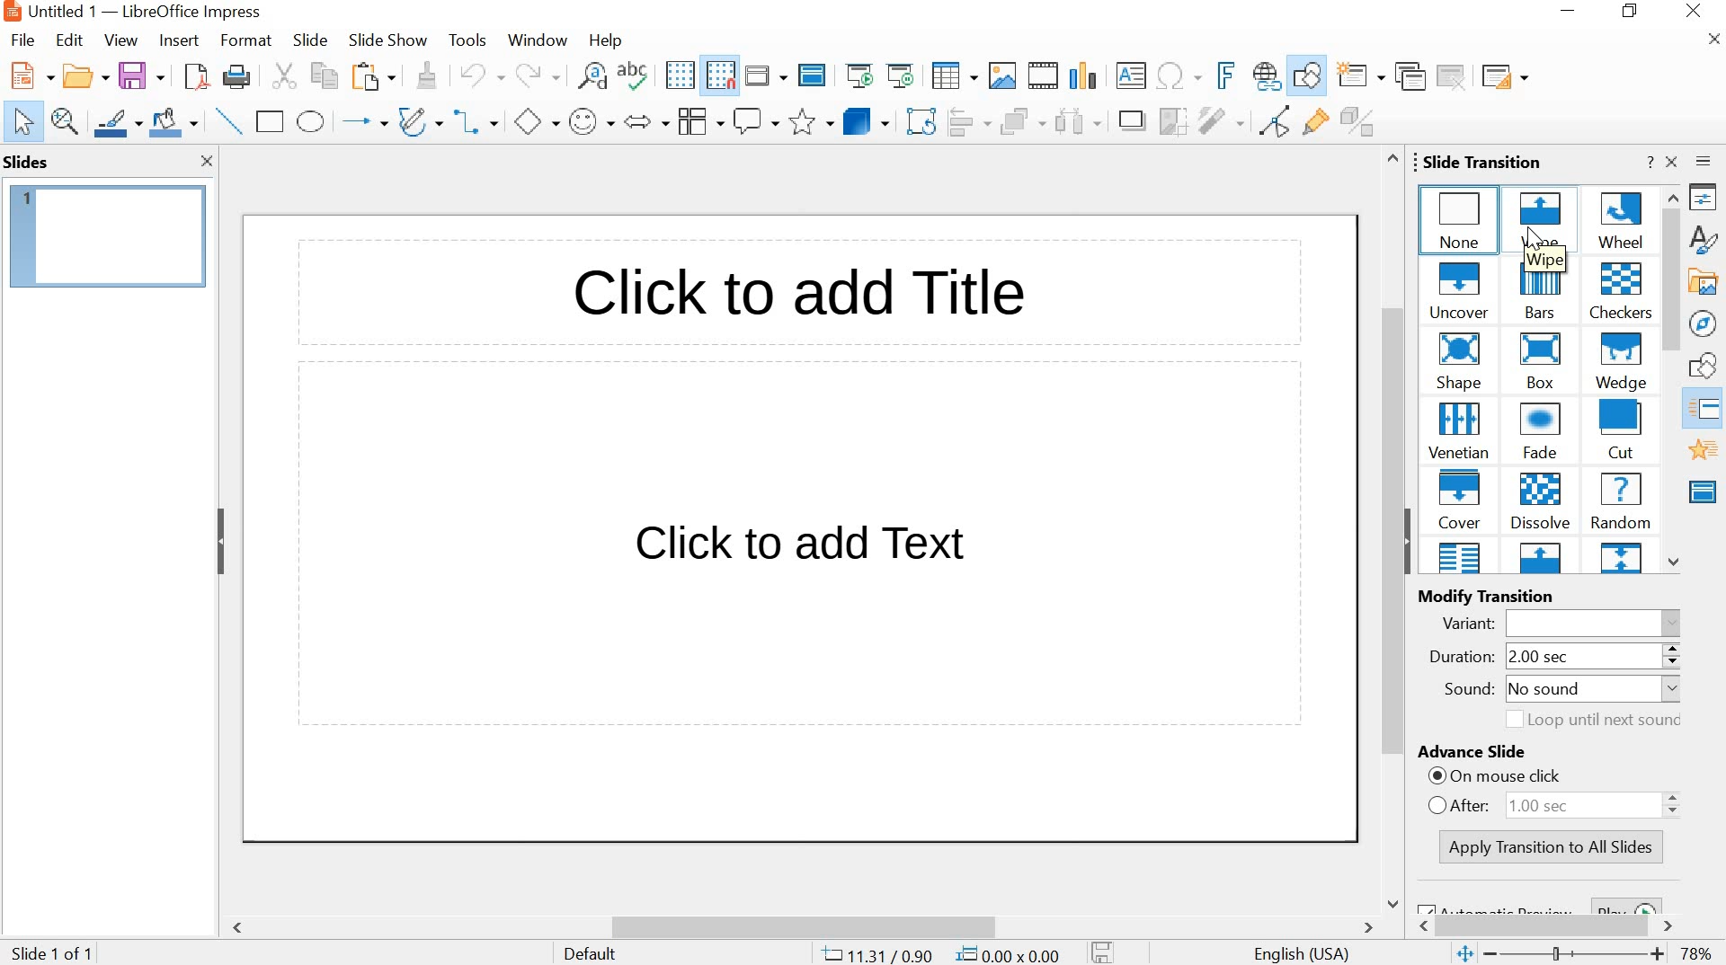 The height and width of the screenshot is (965, 1726). I want to click on WINDOW, so click(539, 41).